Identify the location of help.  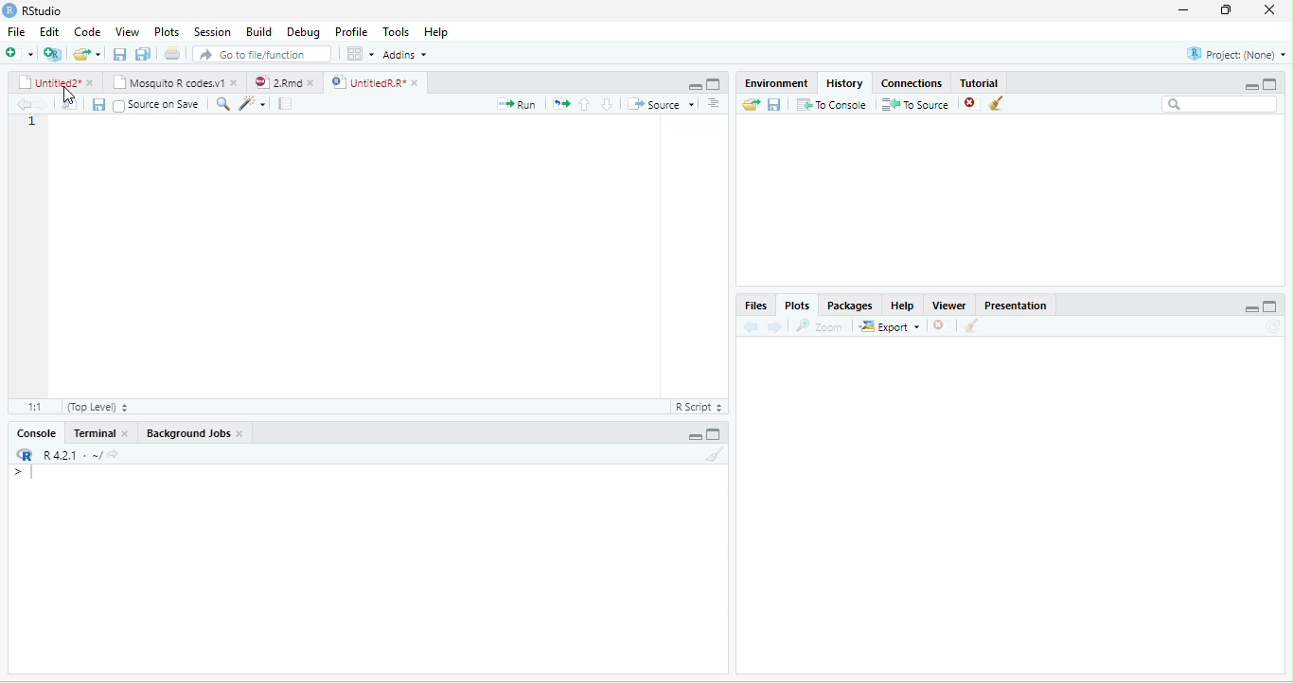
(443, 32).